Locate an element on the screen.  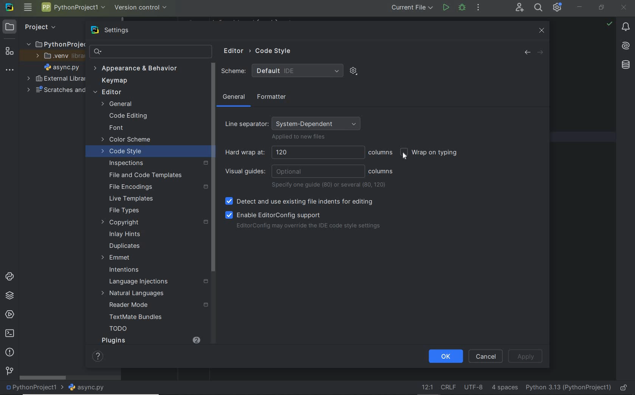
Go to line is located at coordinates (426, 387).